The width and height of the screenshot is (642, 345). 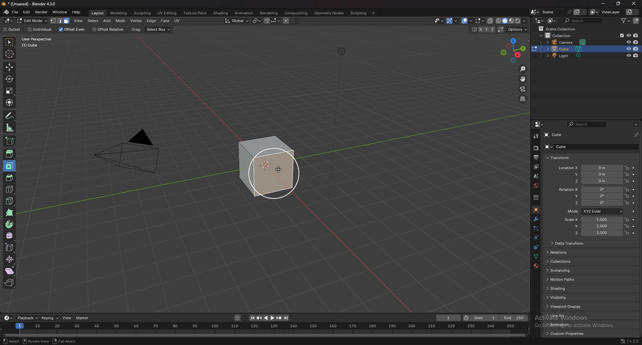 I want to click on help, so click(x=77, y=12).